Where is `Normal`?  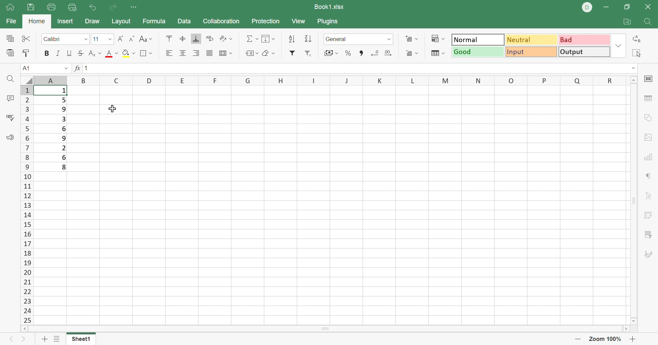
Normal is located at coordinates (478, 40).